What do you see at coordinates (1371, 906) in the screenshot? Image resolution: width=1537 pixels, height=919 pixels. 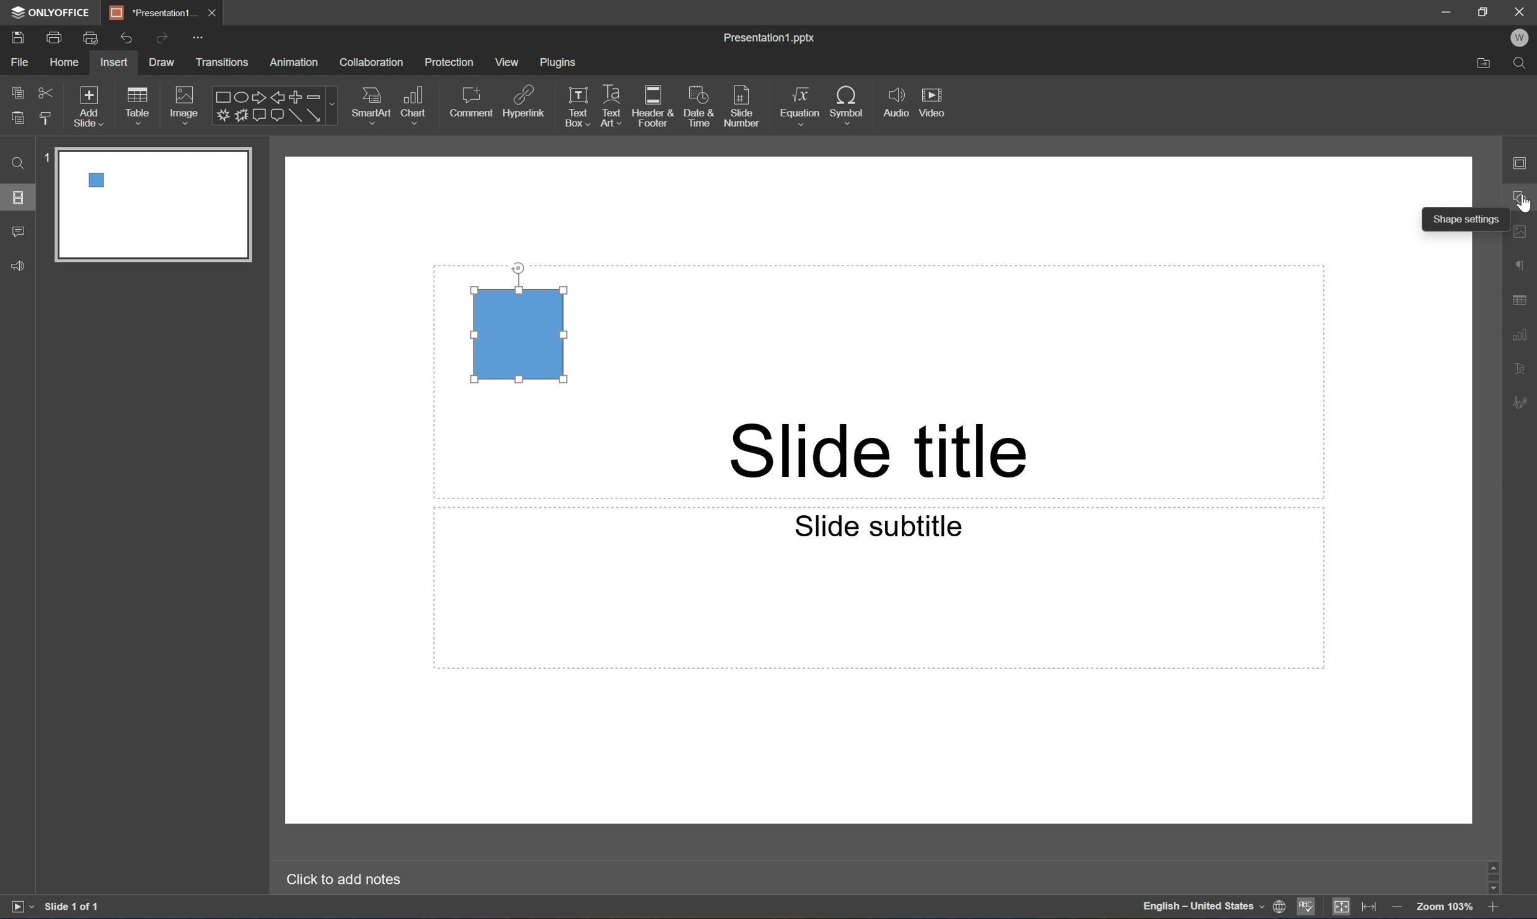 I see `Fit to width` at bounding box center [1371, 906].